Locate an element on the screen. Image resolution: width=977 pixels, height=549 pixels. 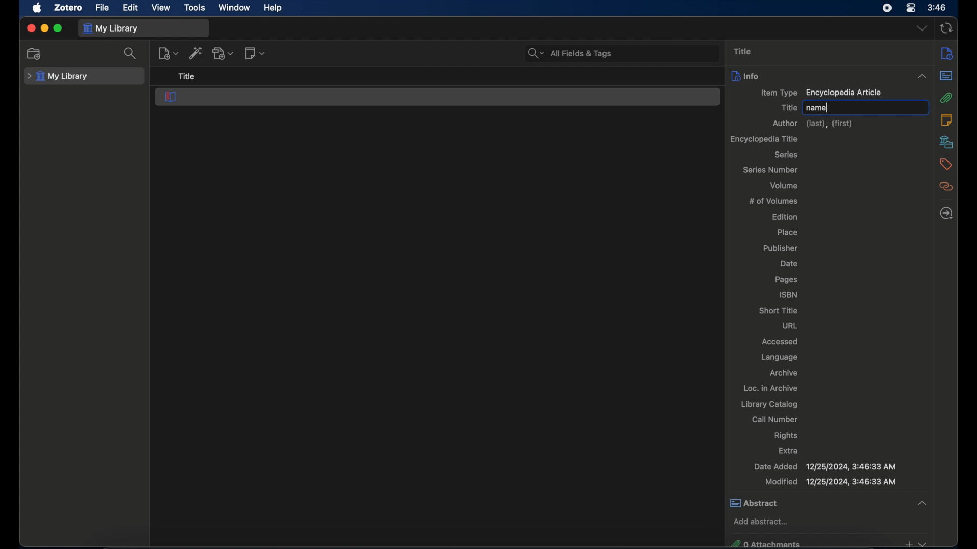
rights is located at coordinates (788, 435).